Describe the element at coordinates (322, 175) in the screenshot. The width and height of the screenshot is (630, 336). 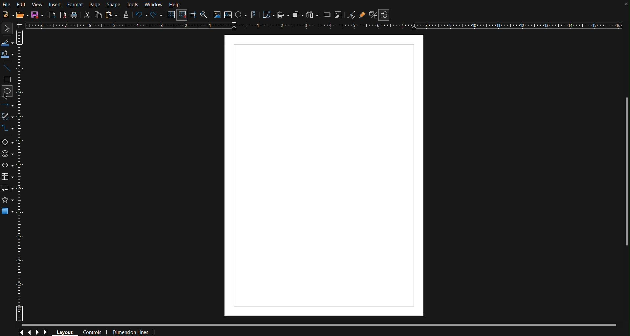
I see `Canvas` at that location.